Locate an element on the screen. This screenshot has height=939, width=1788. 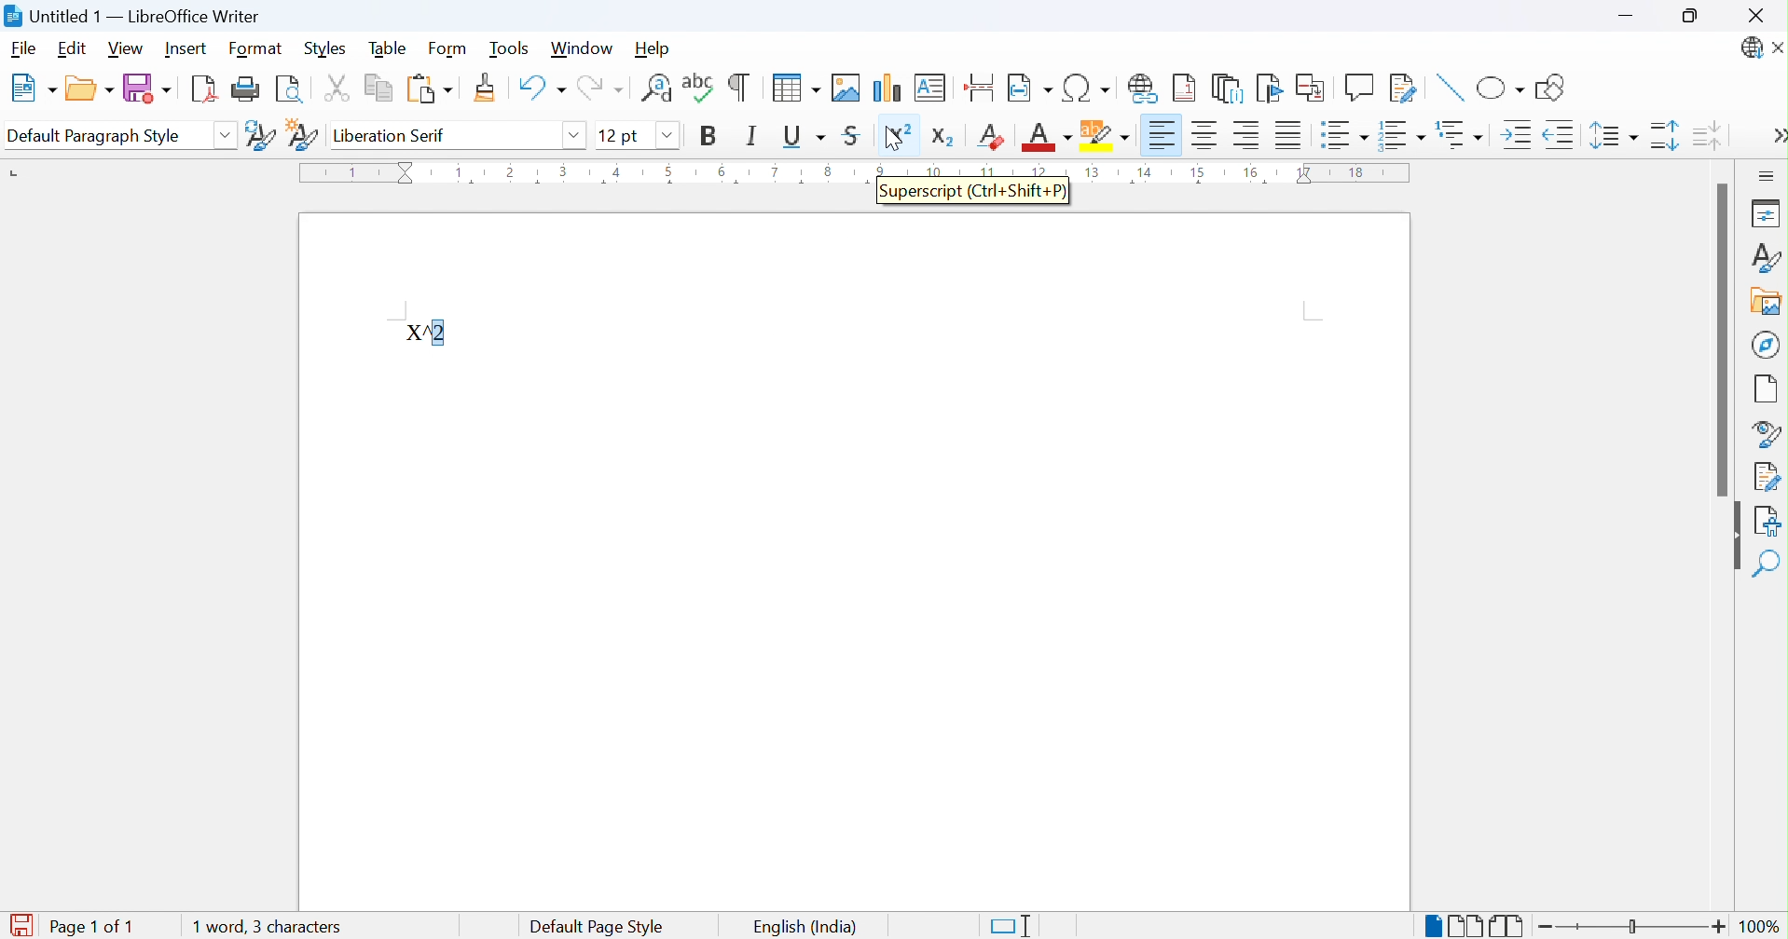
 is located at coordinates (667, 136).